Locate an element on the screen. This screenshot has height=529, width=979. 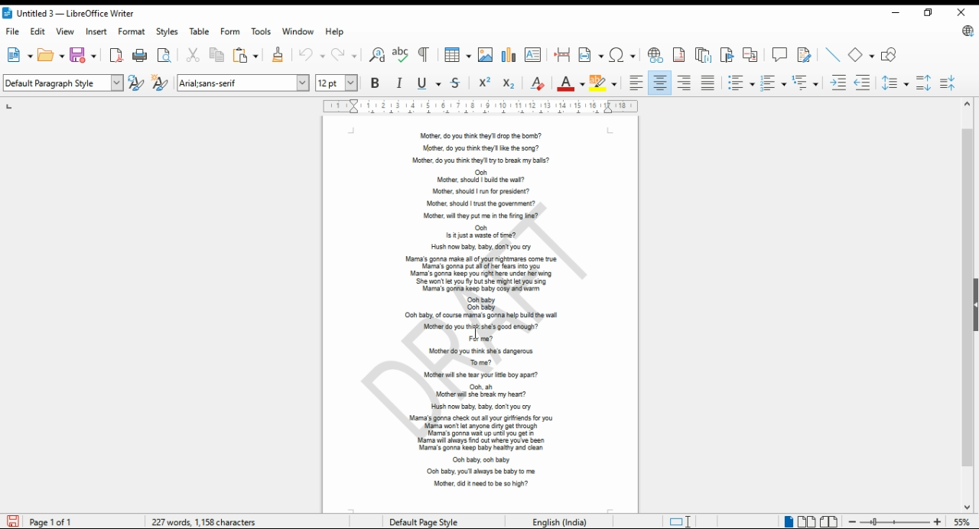
table is located at coordinates (201, 31).